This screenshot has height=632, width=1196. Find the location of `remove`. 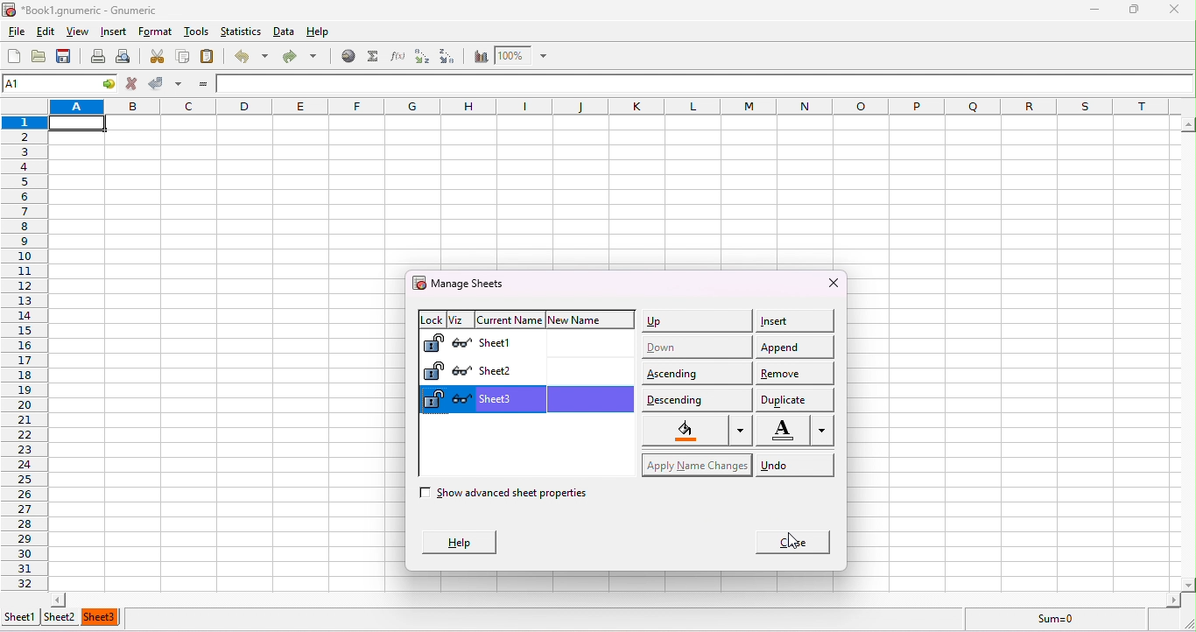

remove is located at coordinates (798, 371).